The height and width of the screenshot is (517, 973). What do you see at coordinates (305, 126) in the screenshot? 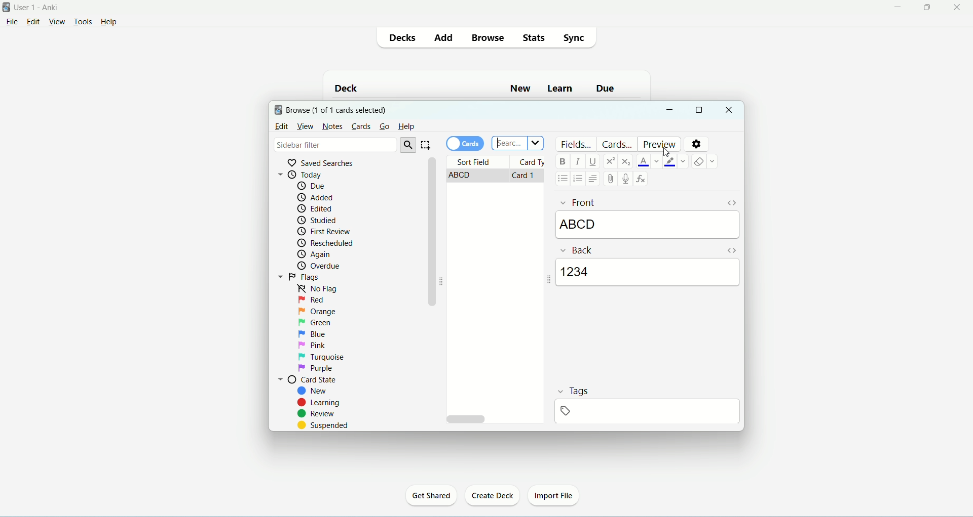
I see `view` at bounding box center [305, 126].